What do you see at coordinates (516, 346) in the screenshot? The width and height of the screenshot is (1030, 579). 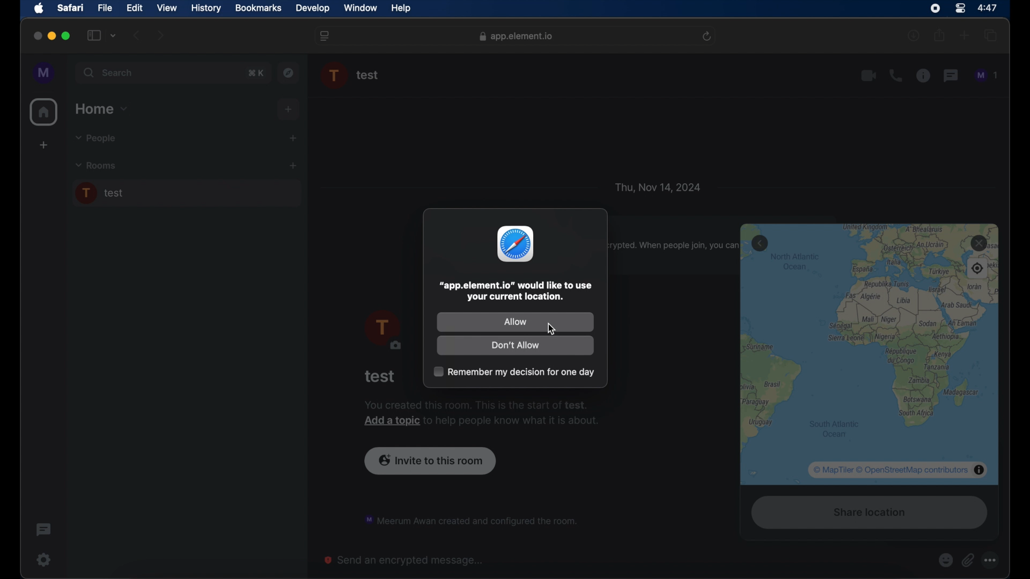 I see `don't allow` at bounding box center [516, 346].